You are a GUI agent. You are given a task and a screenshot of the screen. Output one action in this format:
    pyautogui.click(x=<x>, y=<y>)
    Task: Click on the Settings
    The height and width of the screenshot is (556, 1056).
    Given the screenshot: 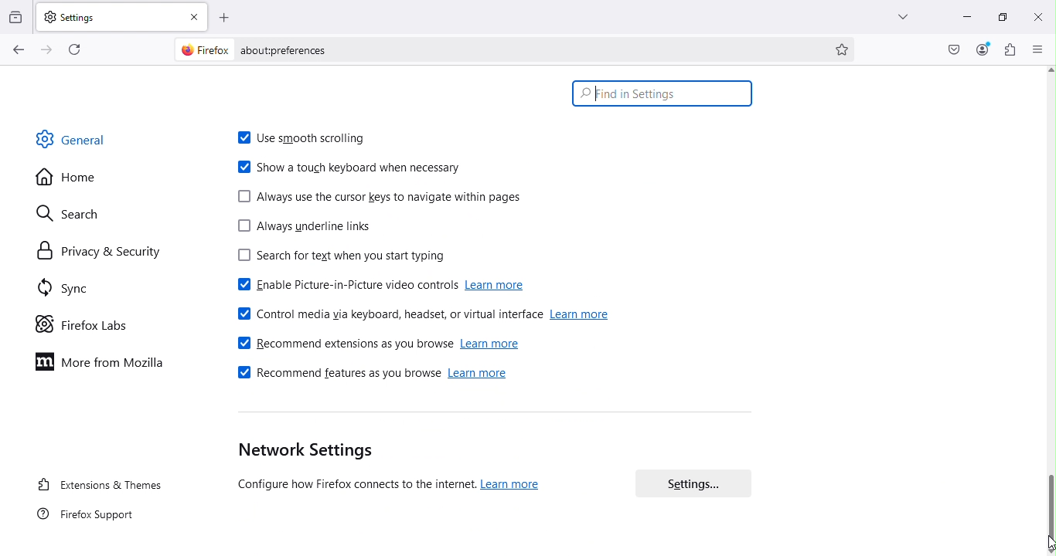 What is the action you would take?
    pyautogui.click(x=691, y=483)
    